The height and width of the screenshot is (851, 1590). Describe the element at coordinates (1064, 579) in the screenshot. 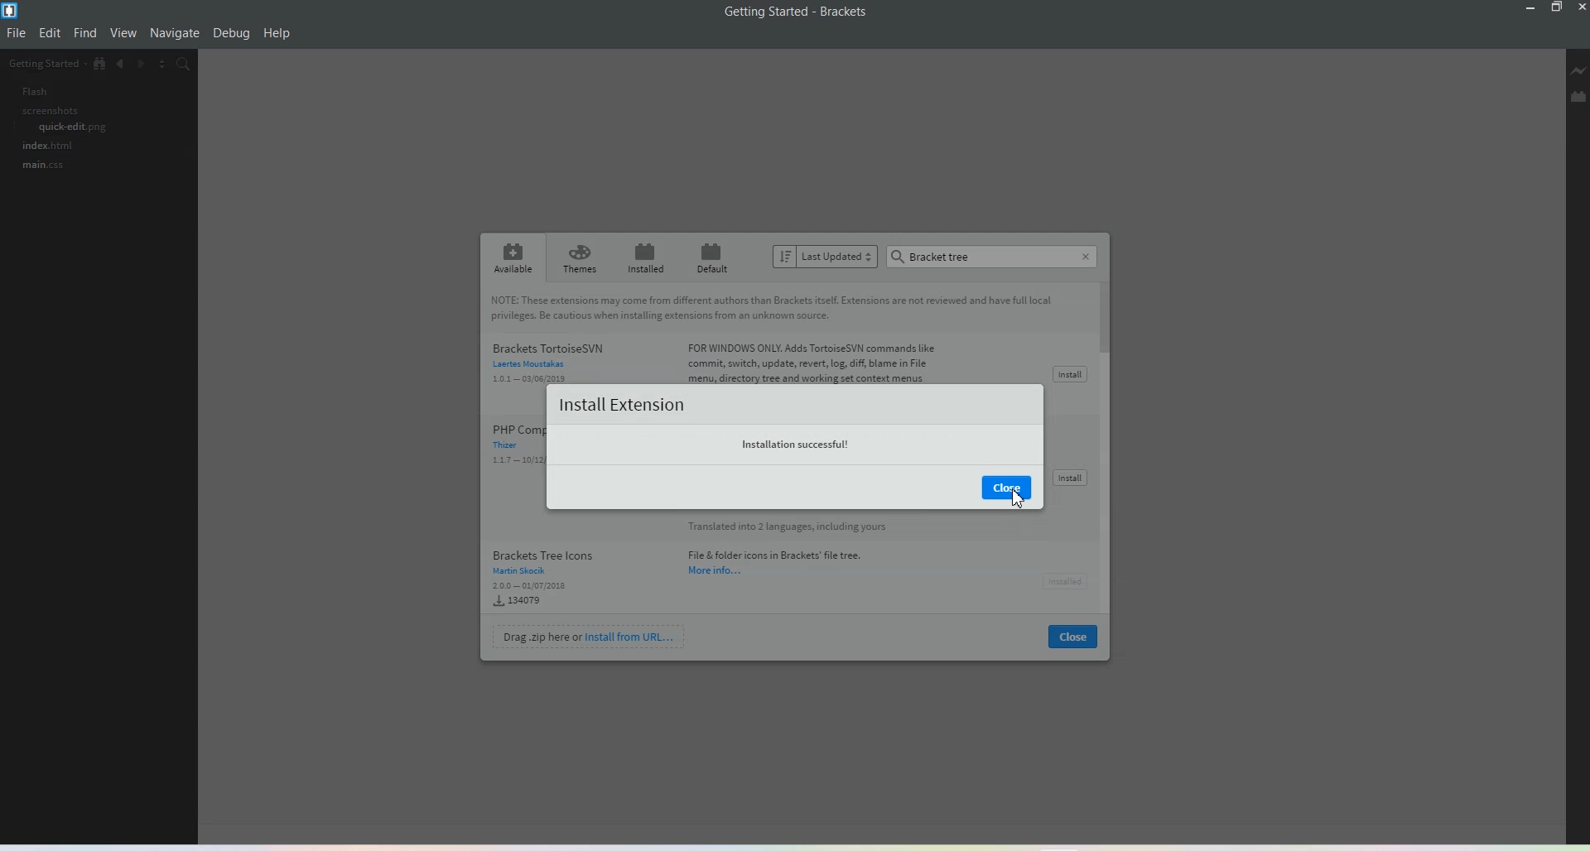

I see `Install` at that location.